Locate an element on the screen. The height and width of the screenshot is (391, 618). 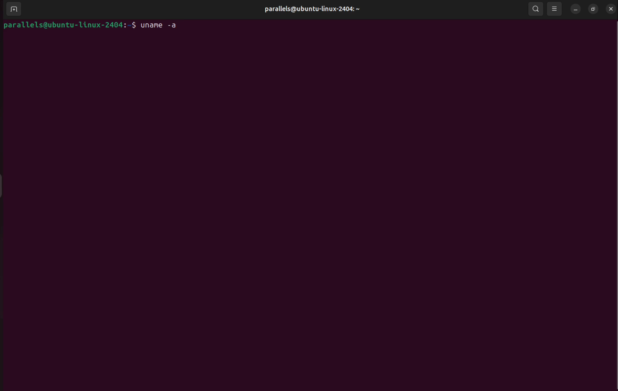
uname- a is located at coordinates (165, 25).